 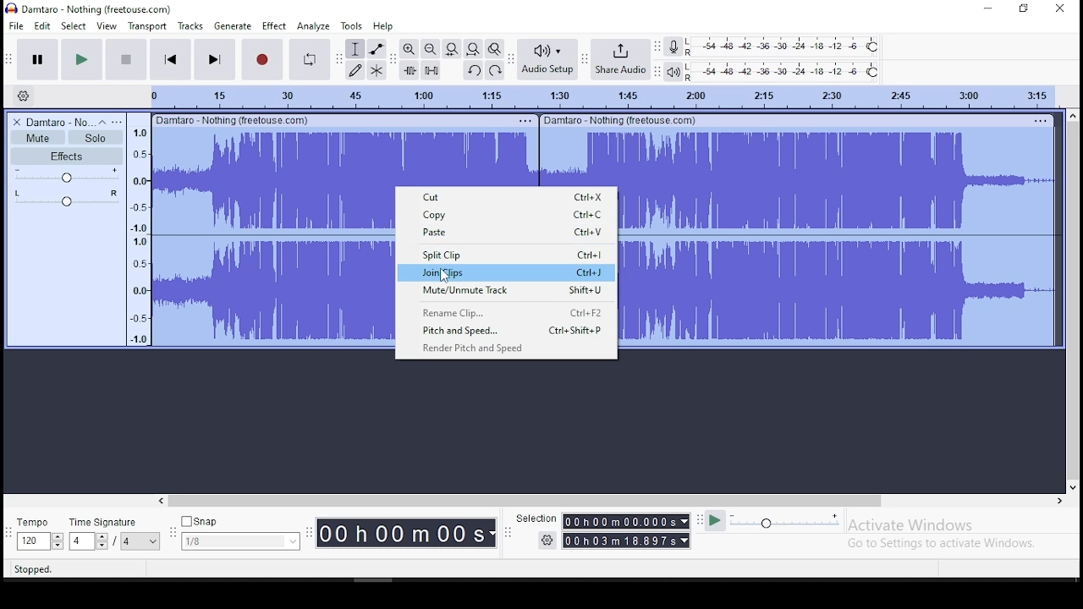 What do you see at coordinates (525, 121) in the screenshot?
I see `menu` at bounding box center [525, 121].